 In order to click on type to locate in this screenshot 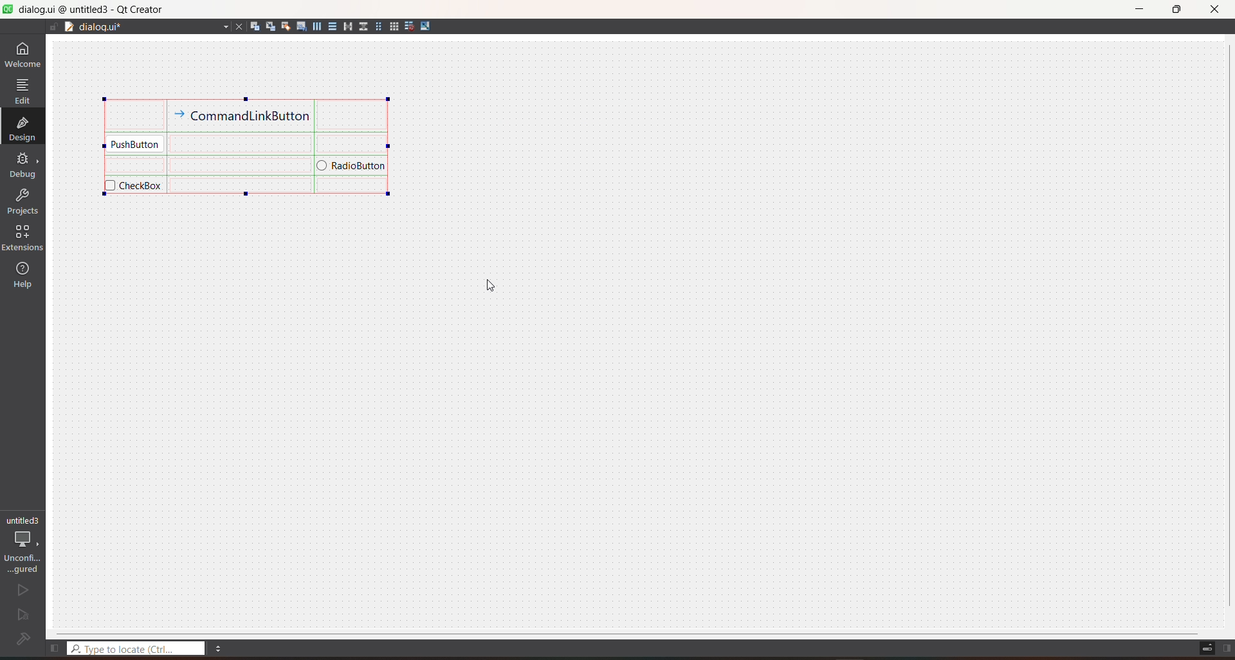, I will do `click(138, 646)`.